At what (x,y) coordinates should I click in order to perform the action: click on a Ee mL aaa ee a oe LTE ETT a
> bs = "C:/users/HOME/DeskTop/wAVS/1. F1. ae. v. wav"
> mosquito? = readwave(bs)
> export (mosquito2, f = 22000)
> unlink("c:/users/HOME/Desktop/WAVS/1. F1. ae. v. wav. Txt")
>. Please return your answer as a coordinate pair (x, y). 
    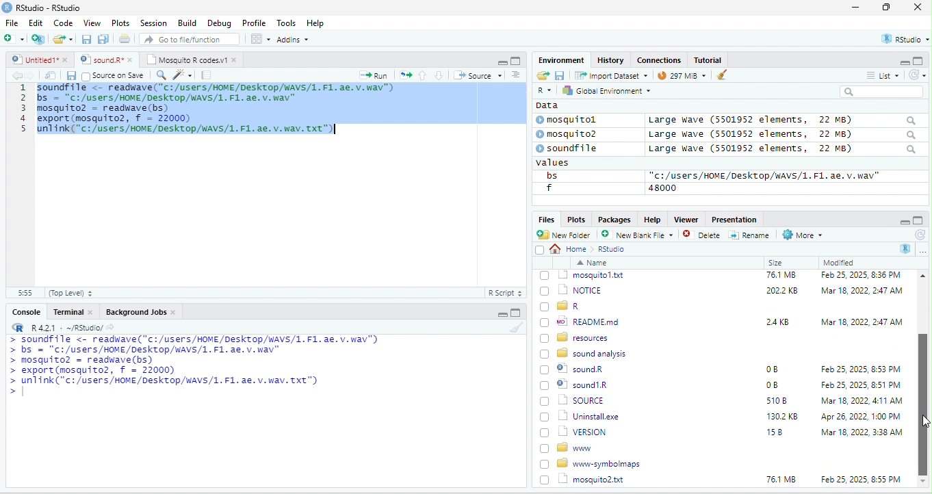
    Looking at the image, I should click on (216, 379).